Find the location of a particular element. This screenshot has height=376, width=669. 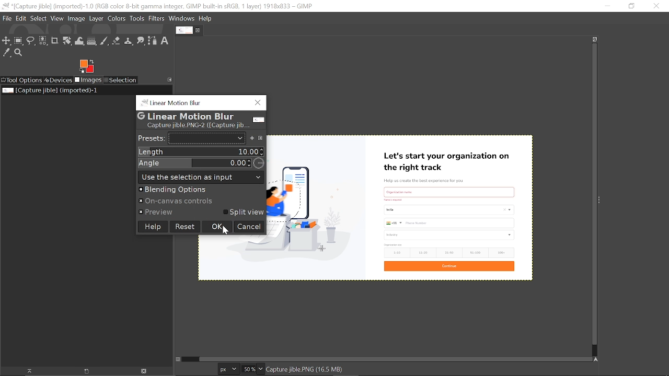

File is located at coordinates (7, 18).